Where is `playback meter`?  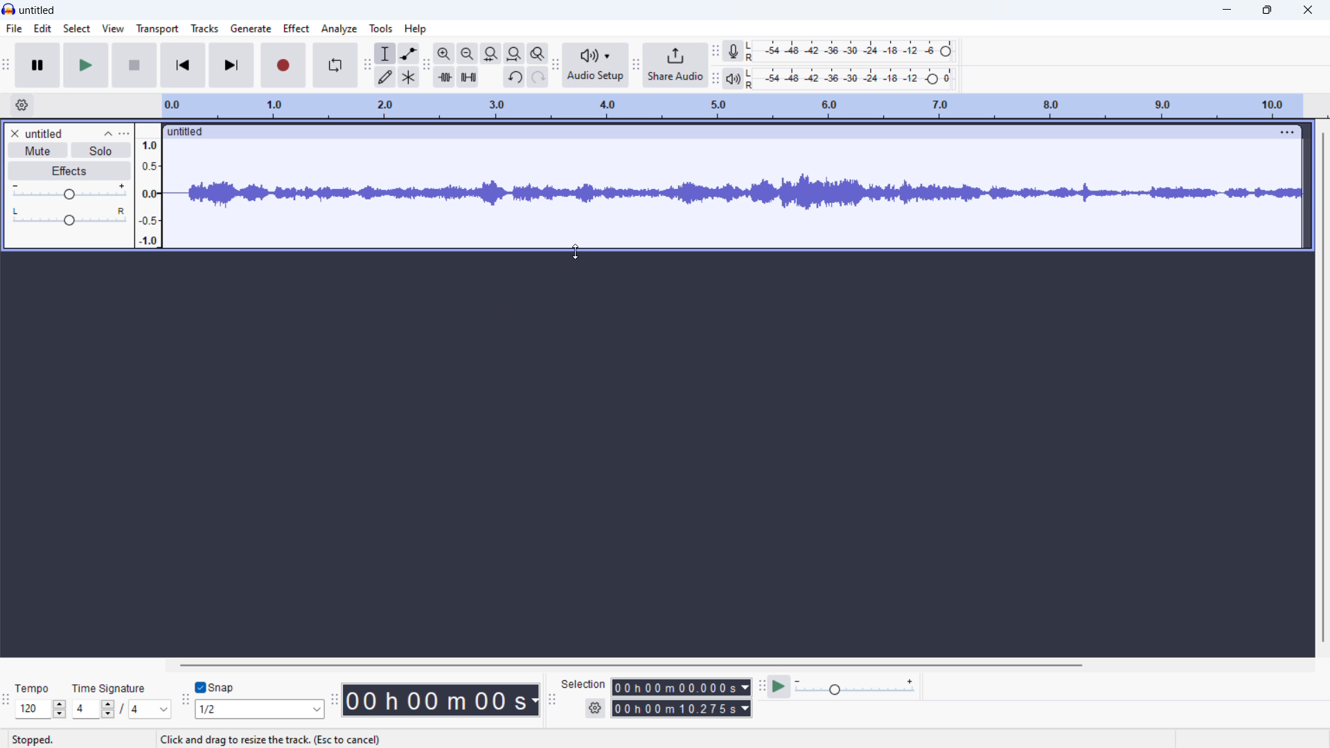 playback meter is located at coordinates (734, 79).